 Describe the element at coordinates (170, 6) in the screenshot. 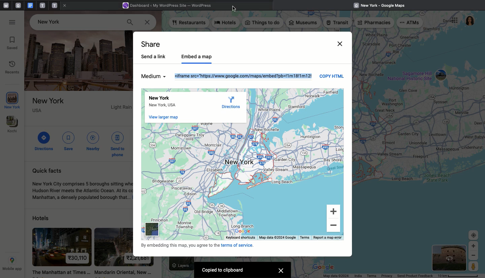

I see `Wordpress` at that location.